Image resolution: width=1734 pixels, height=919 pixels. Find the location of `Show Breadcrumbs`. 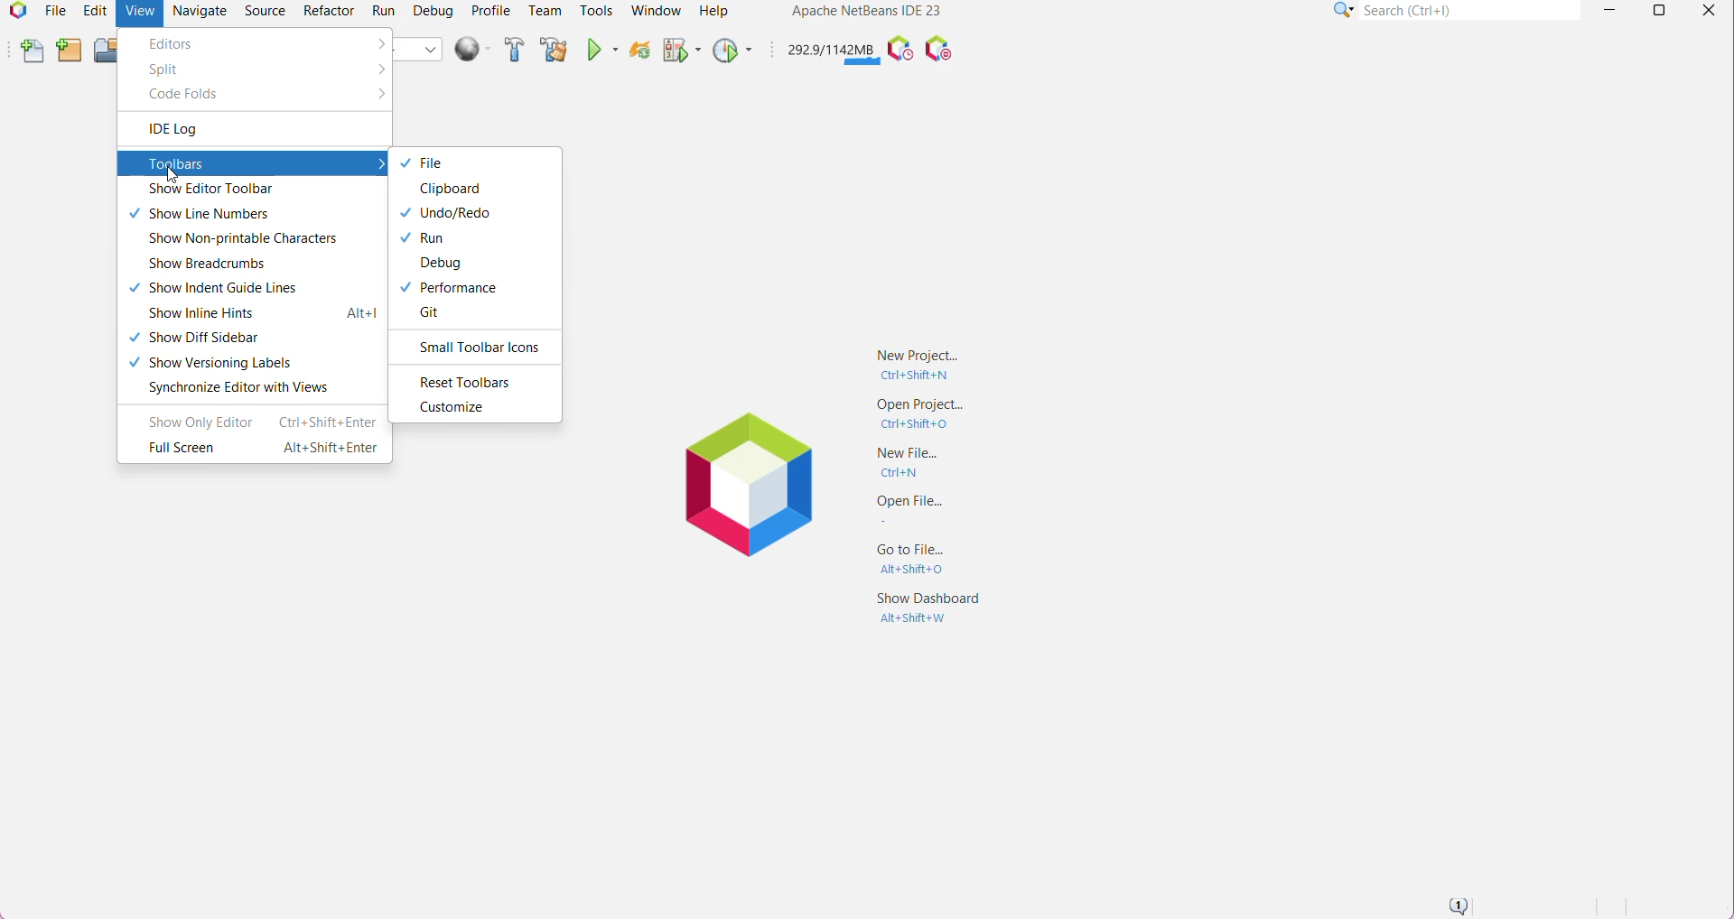

Show Breadcrumbs is located at coordinates (205, 265).